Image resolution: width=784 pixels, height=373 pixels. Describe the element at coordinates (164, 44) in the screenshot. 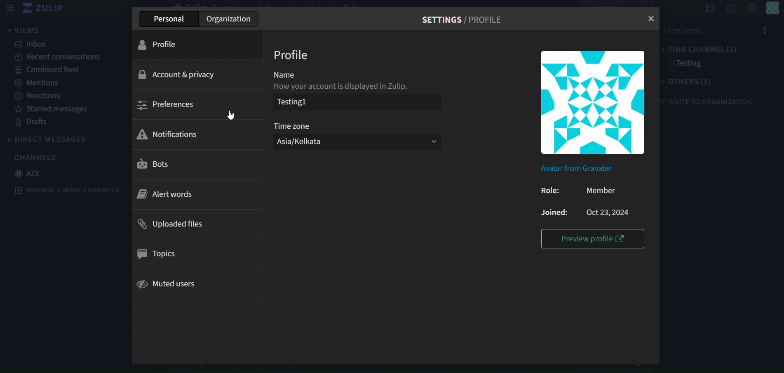

I see `profile` at that location.